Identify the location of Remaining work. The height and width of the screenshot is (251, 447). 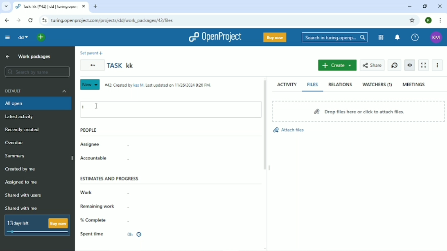
(105, 207).